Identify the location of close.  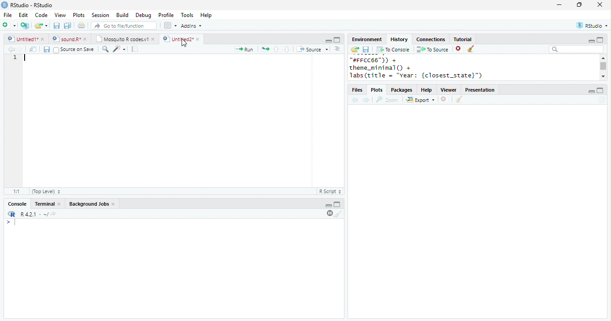
(87, 39).